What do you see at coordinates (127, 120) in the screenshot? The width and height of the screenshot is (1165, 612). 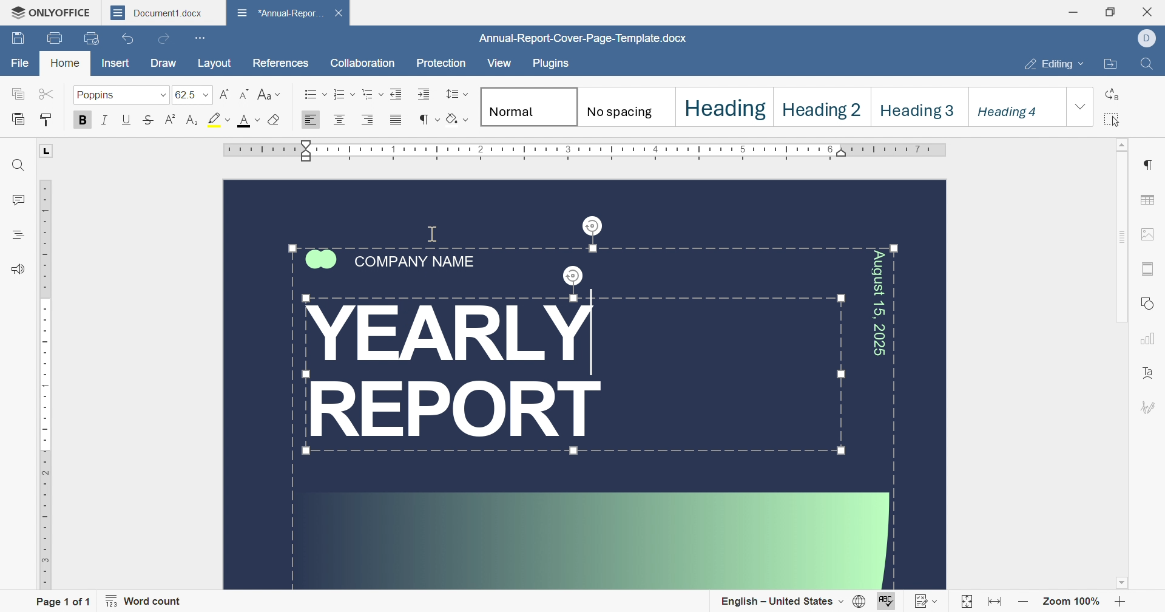 I see `underline` at bounding box center [127, 120].